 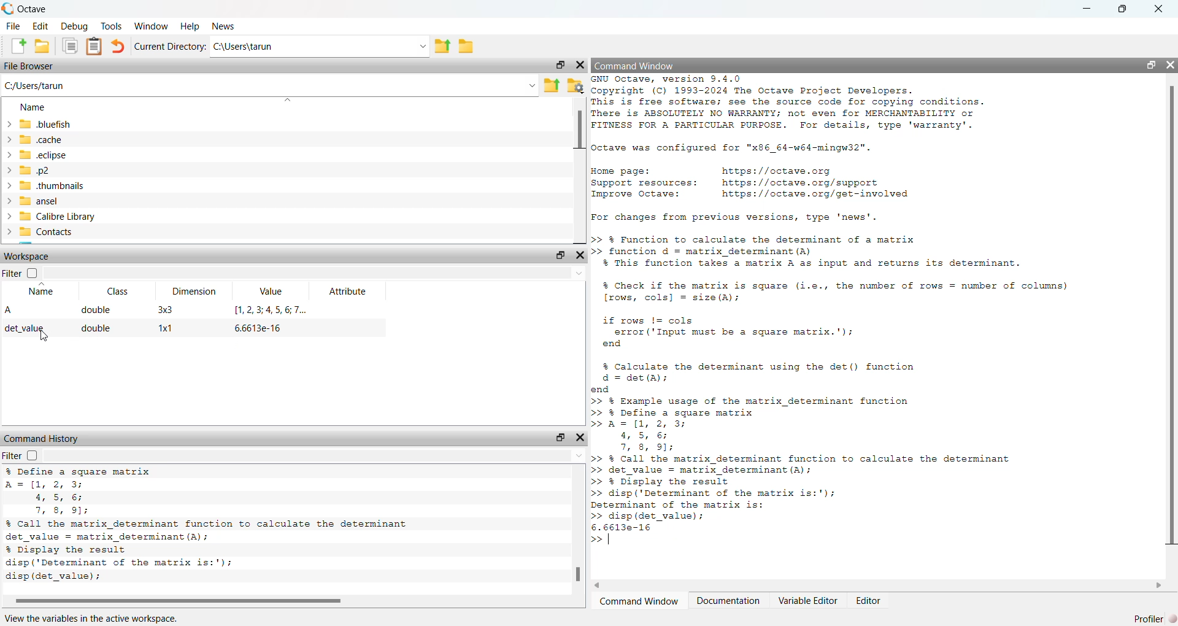 I want to click on close, so click(x=1169, y=66).